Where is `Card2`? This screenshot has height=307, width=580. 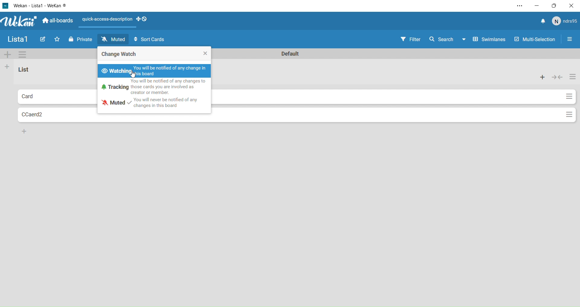 Card2 is located at coordinates (50, 115).